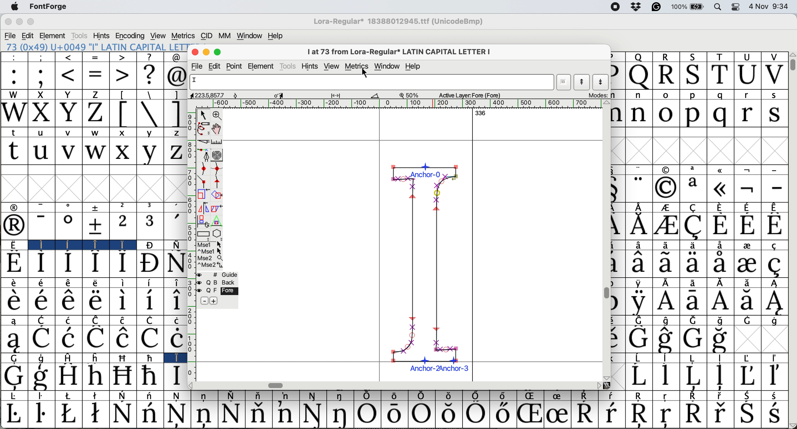  I want to click on T, so click(721, 75).